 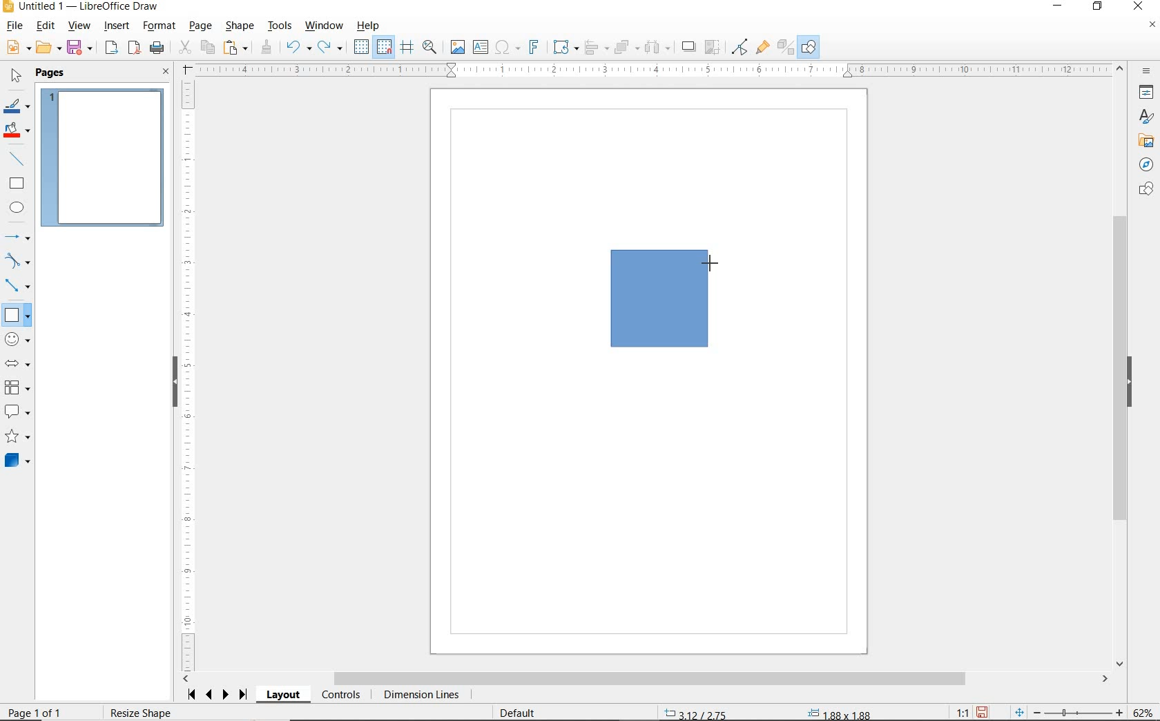 I want to click on Resize shape, so click(x=149, y=714).